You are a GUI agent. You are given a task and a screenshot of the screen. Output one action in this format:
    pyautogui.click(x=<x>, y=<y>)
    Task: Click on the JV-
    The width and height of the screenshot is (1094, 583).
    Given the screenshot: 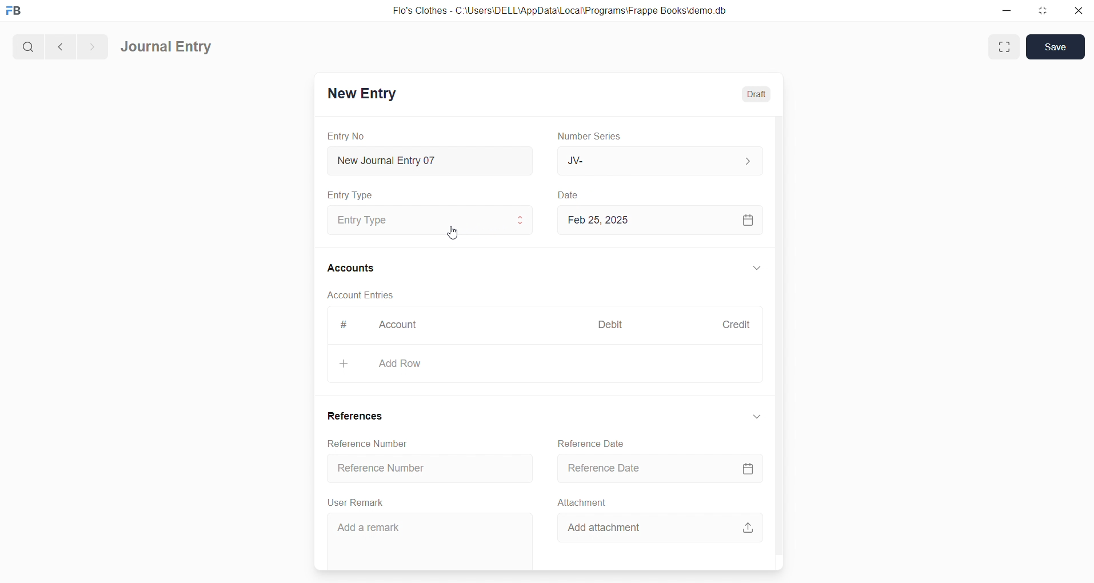 What is the action you would take?
    pyautogui.click(x=658, y=161)
    